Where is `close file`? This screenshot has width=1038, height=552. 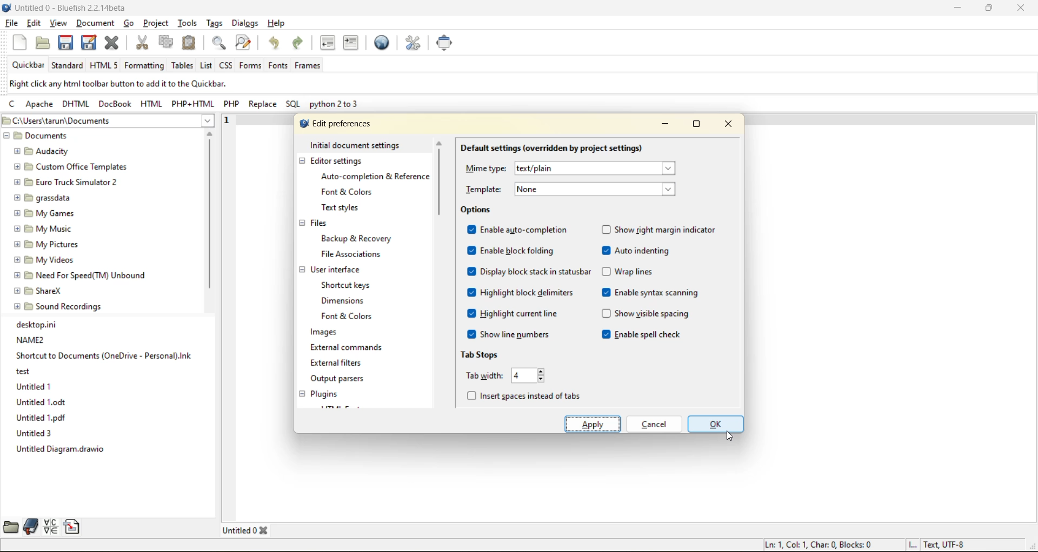
close file is located at coordinates (112, 43).